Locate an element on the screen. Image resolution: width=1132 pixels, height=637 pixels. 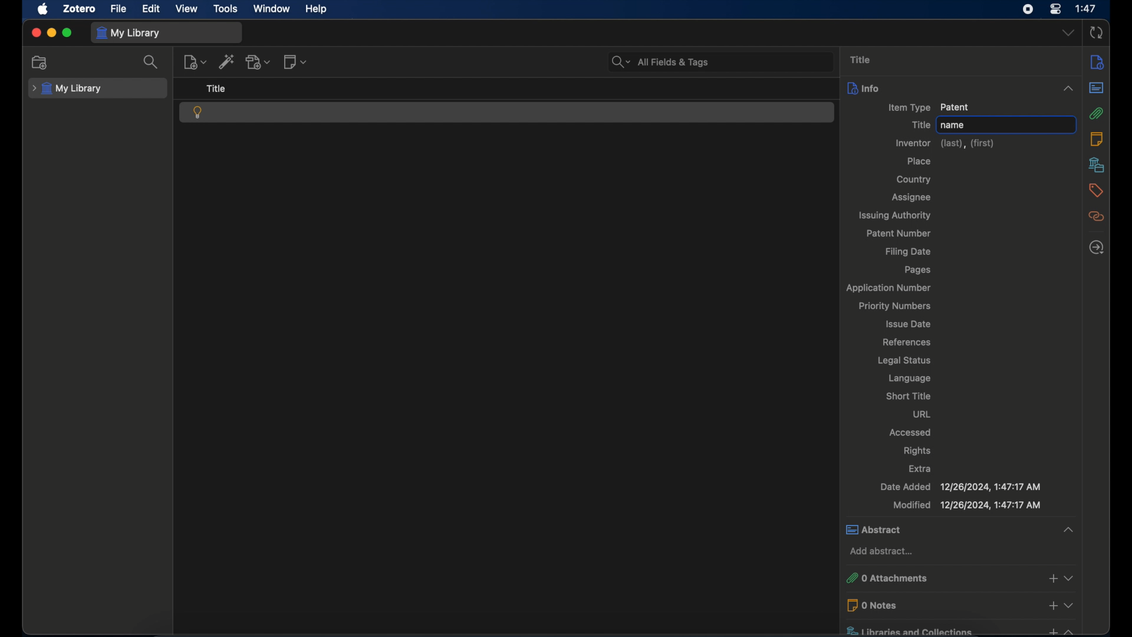
close is located at coordinates (36, 32).